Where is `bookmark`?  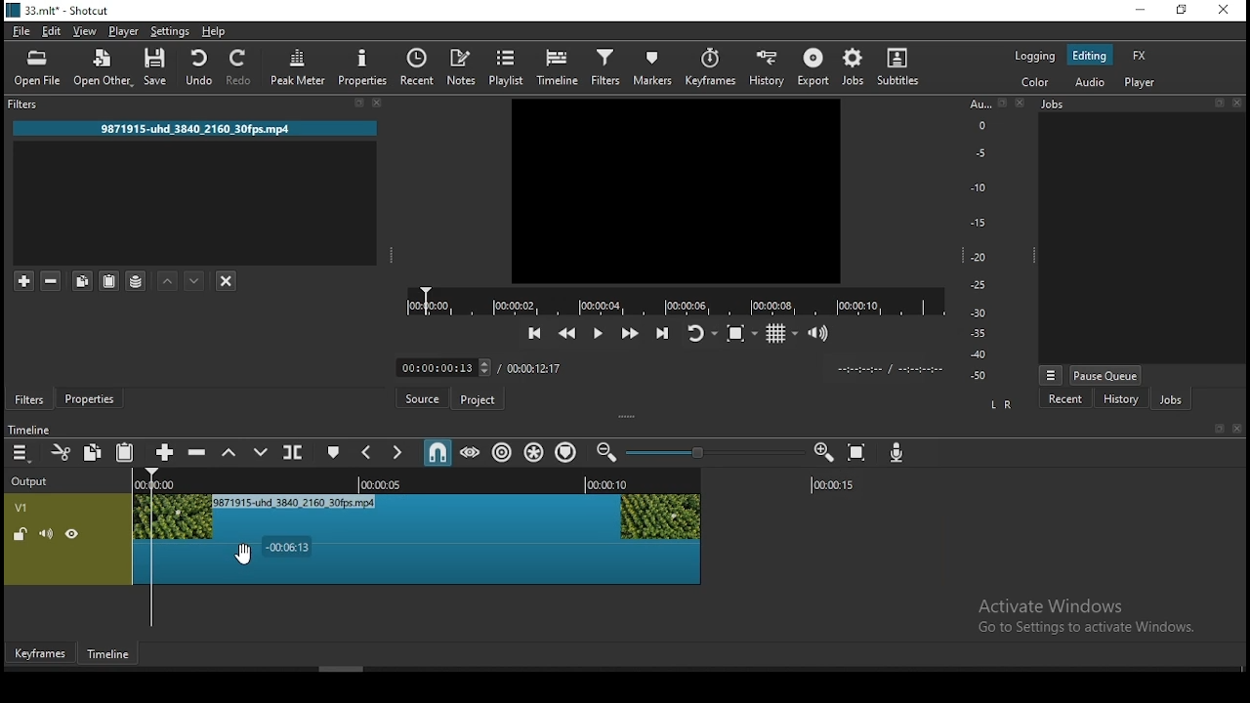
bookmark is located at coordinates (1000, 103).